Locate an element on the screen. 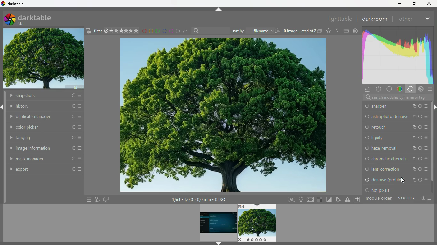 The image size is (437, 245). filter is located at coordinates (94, 31).